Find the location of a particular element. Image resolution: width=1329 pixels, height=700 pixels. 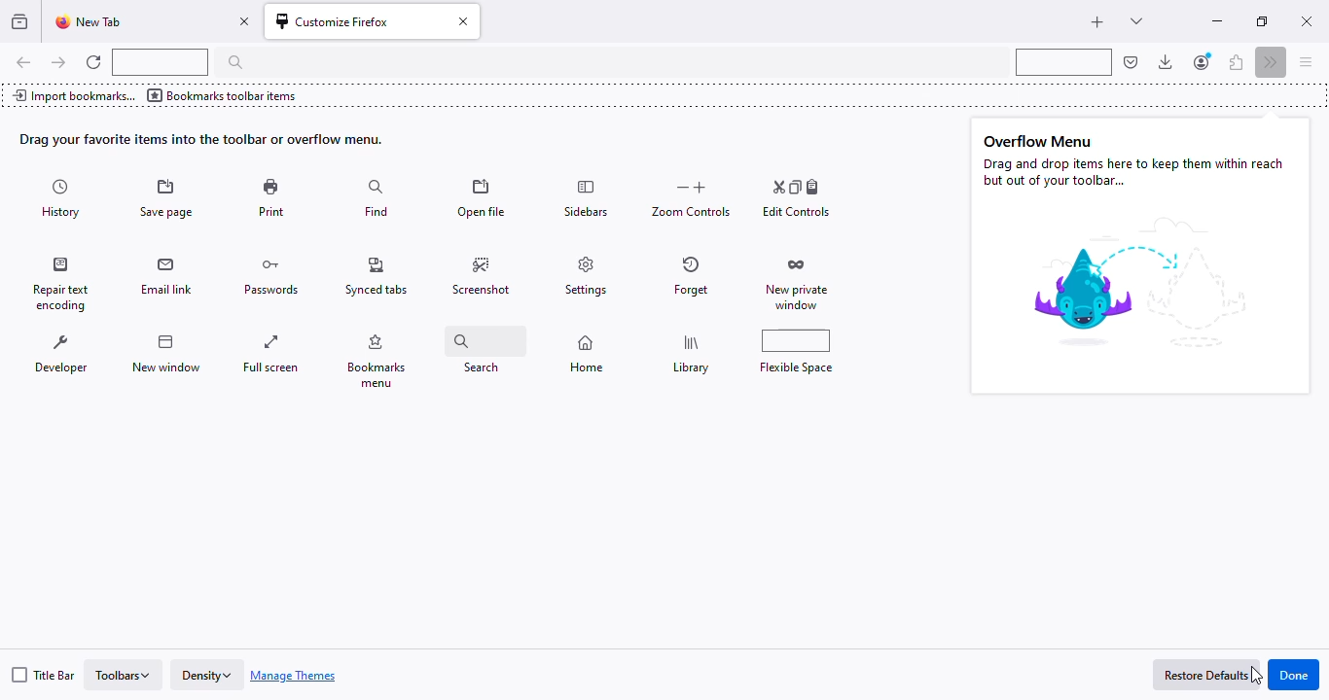

find is located at coordinates (376, 198).